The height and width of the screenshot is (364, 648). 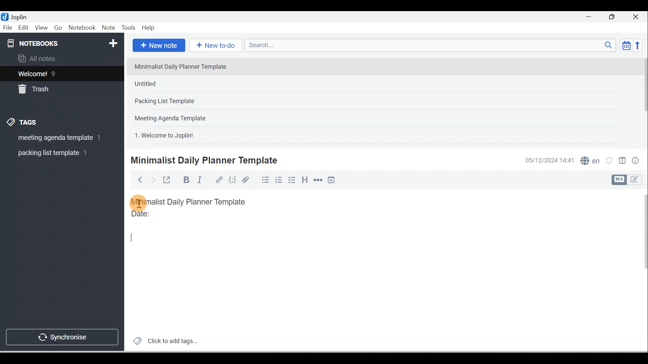 I want to click on Code, so click(x=233, y=180).